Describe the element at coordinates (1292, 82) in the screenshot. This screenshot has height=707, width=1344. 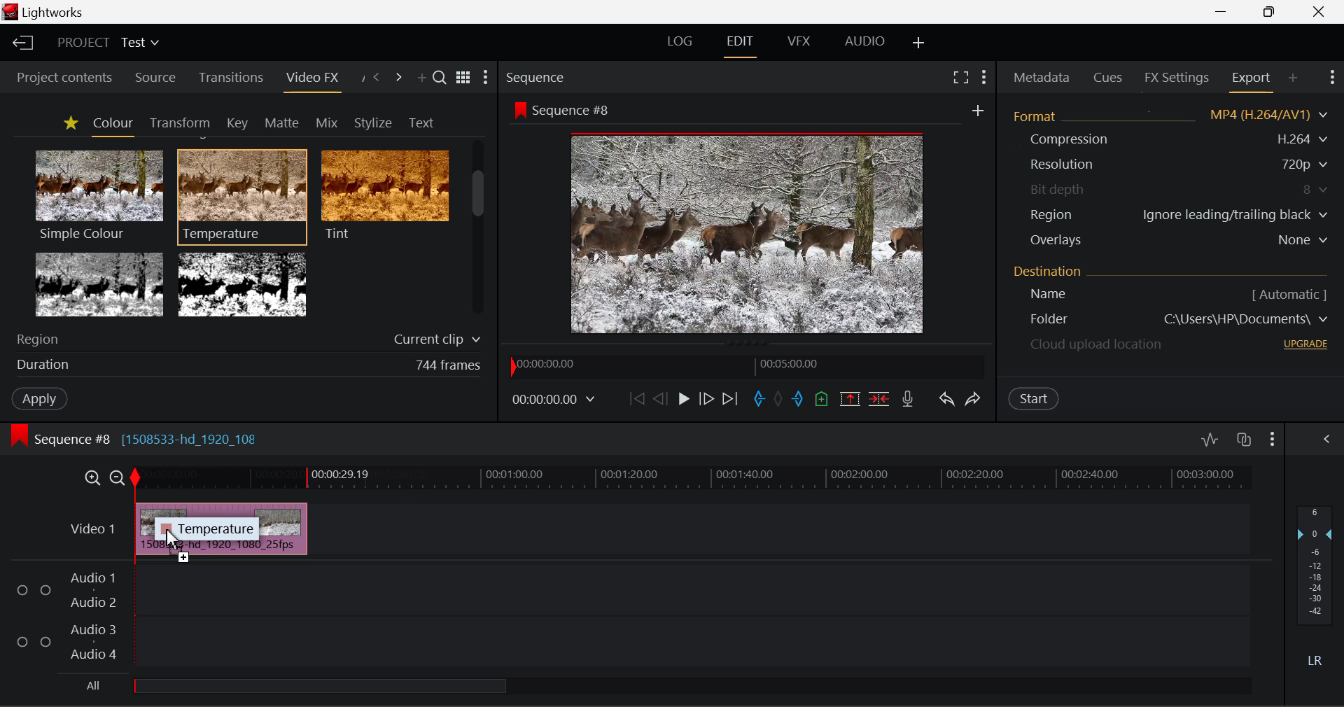
I see `Add Panel` at that location.